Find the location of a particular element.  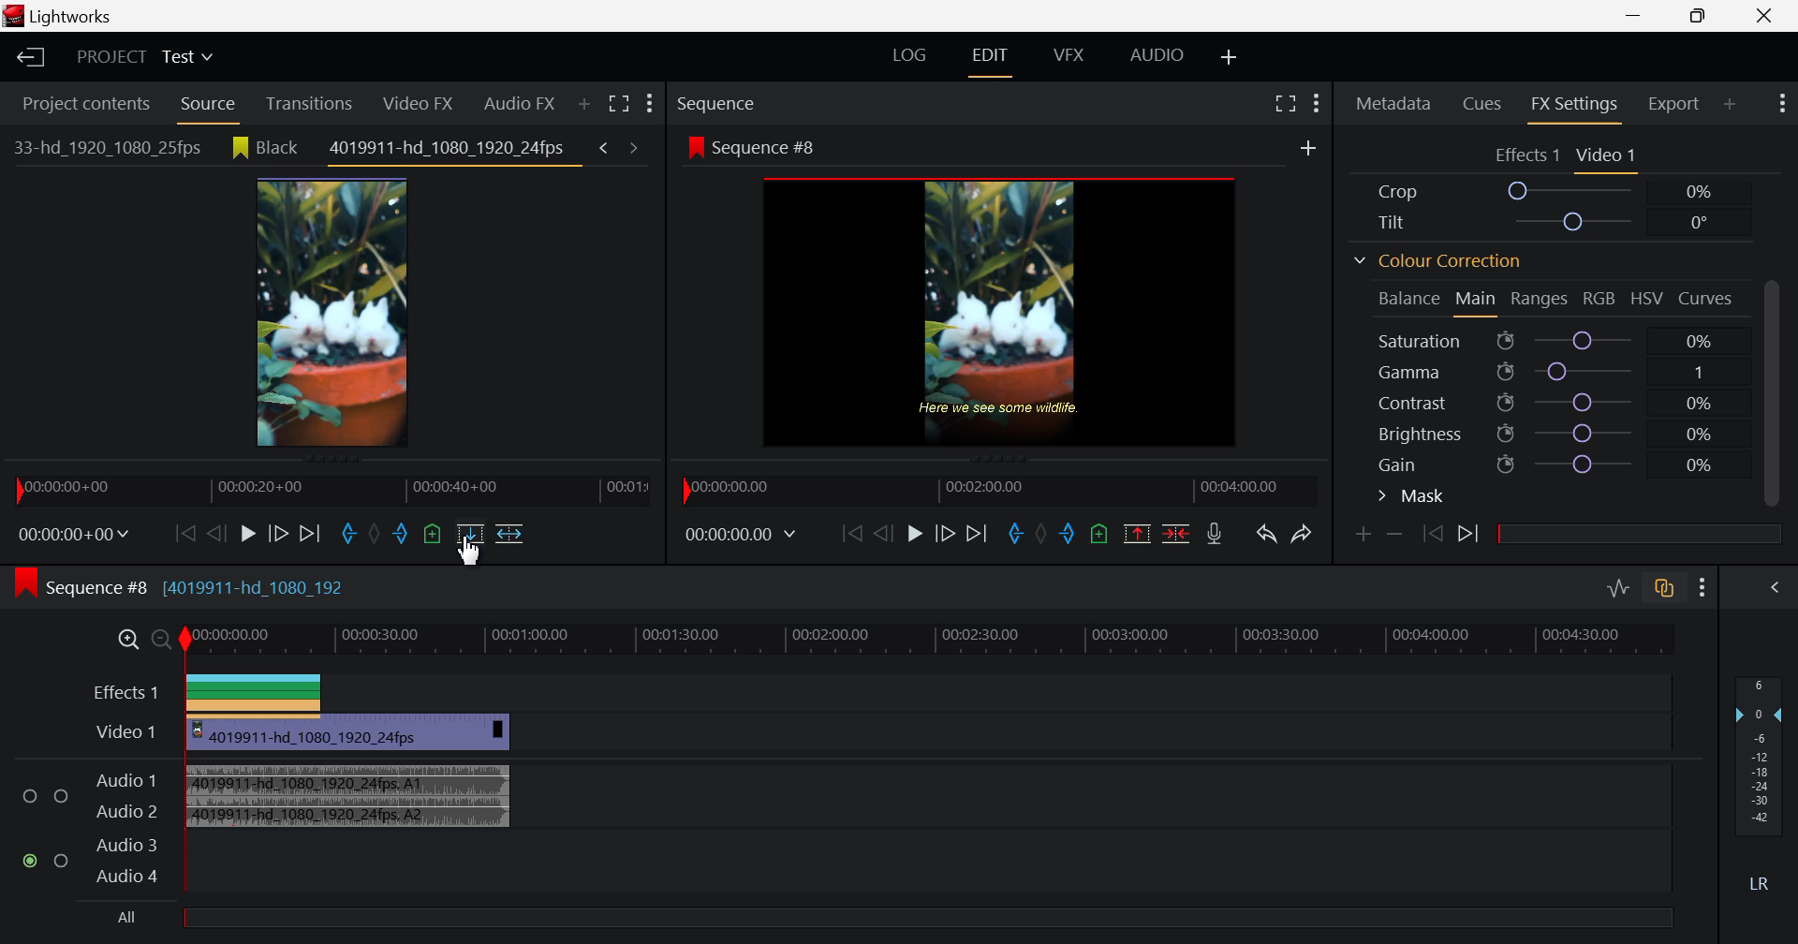

Audio FX is located at coordinates (514, 105).